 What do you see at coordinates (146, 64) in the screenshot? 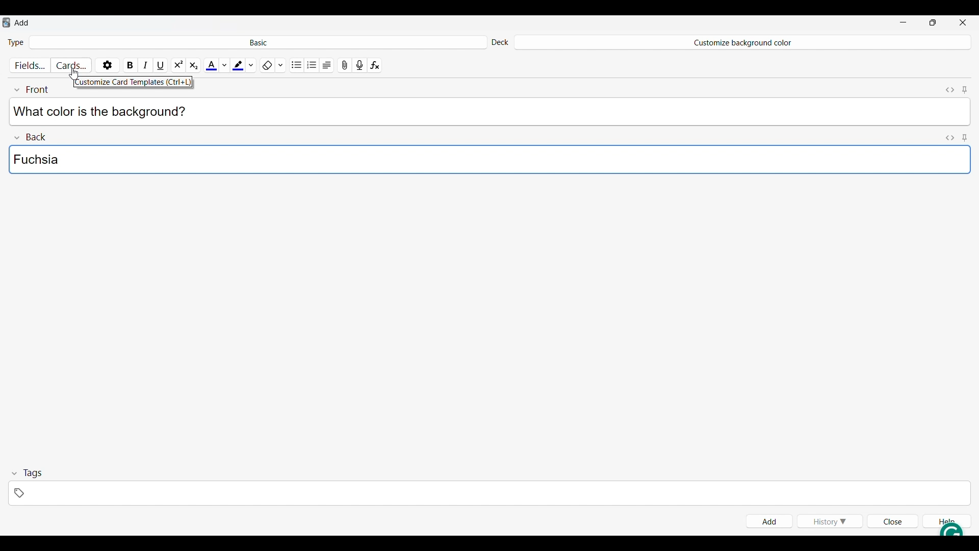
I see `Italics` at bounding box center [146, 64].